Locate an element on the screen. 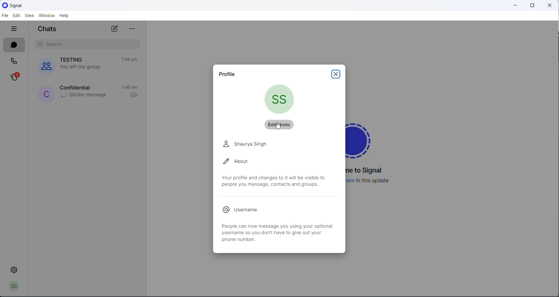  group cover photos is located at coordinates (43, 65).